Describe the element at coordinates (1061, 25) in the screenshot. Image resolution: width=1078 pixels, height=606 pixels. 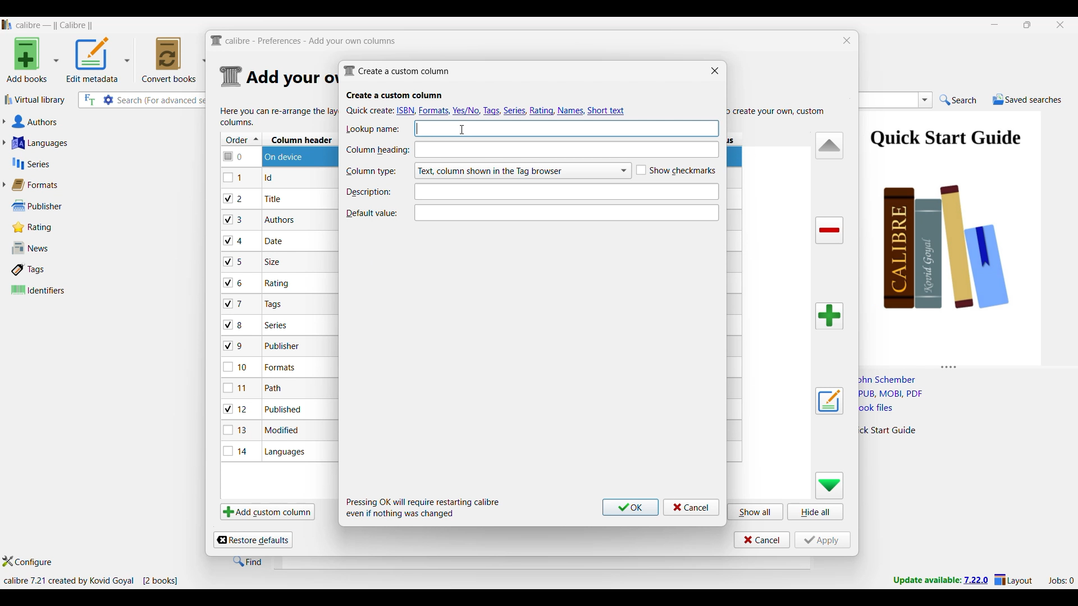
I see `Close interface` at that location.